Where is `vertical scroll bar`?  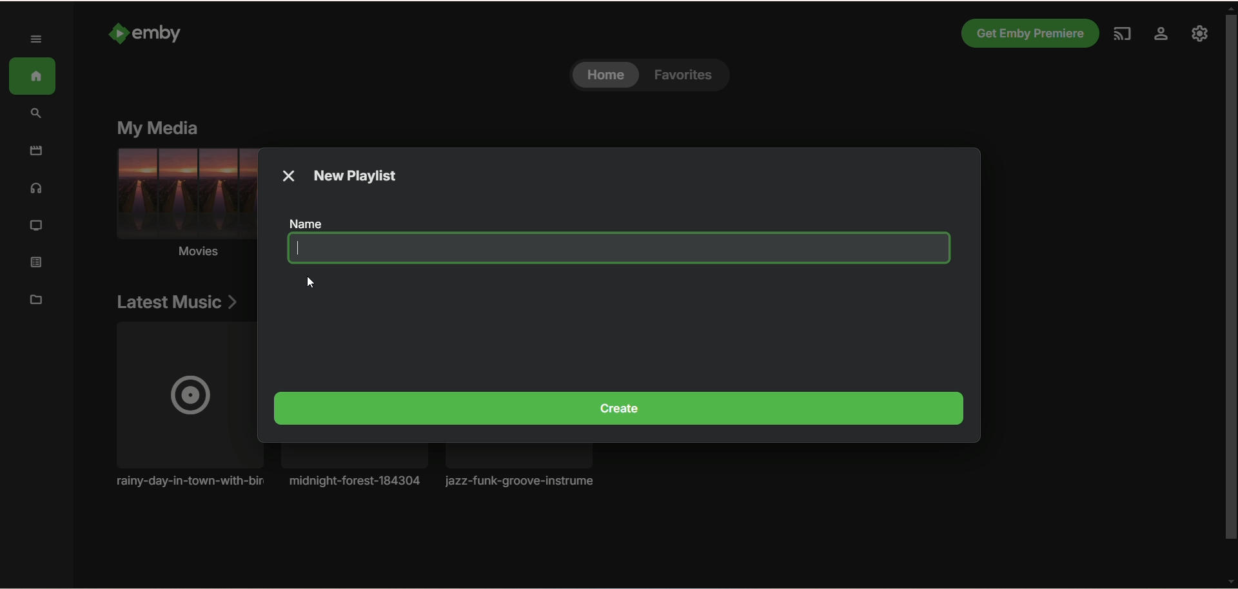
vertical scroll bar is located at coordinates (1230, 293).